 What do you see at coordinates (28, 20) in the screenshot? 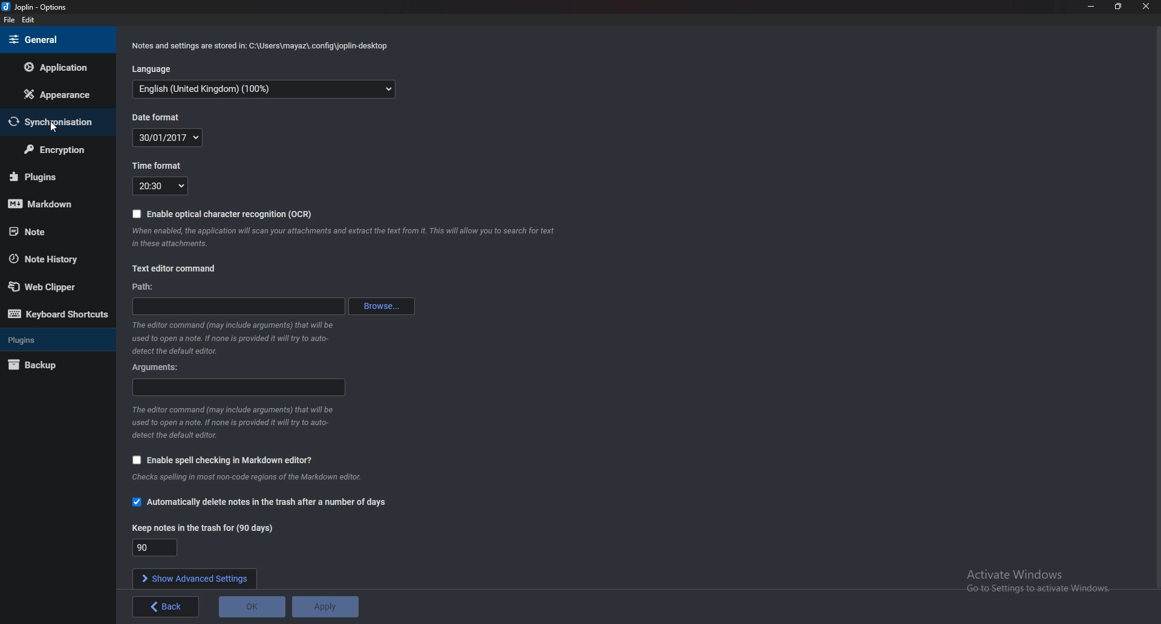
I see `Edit` at bounding box center [28, 20].